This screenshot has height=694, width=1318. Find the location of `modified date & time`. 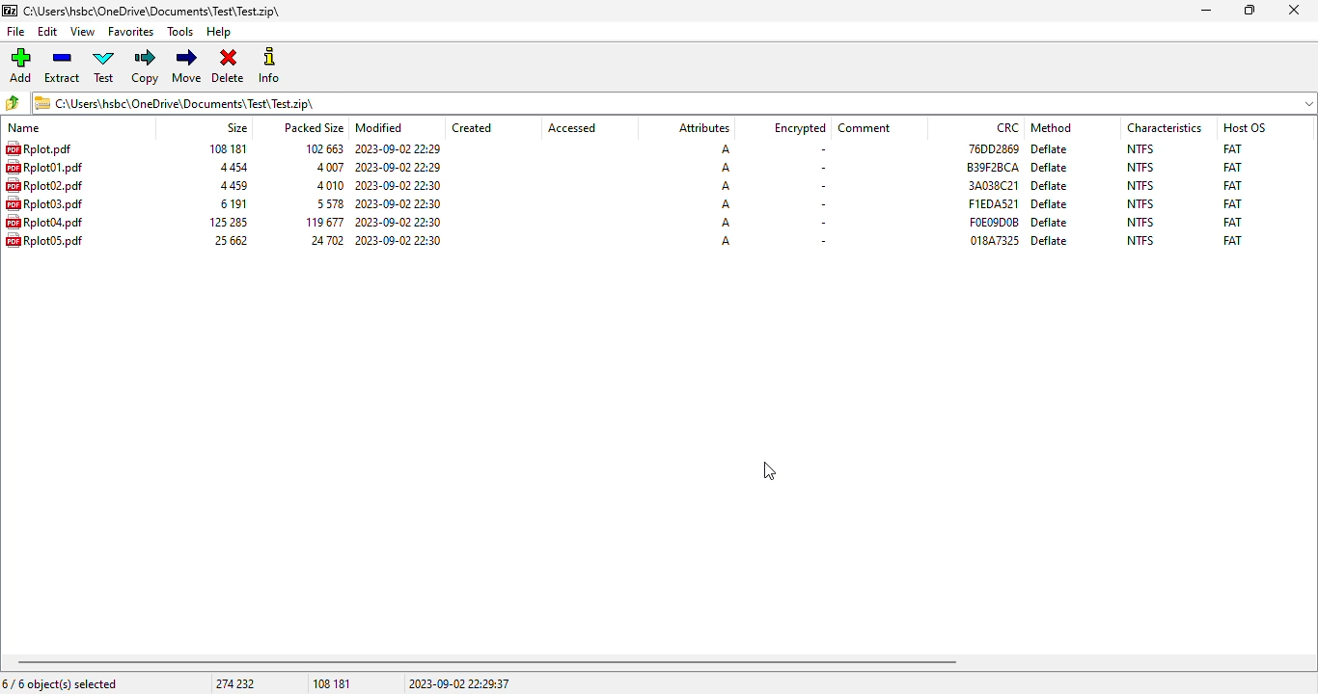

modified date & time is located at coordinates (399, 203).